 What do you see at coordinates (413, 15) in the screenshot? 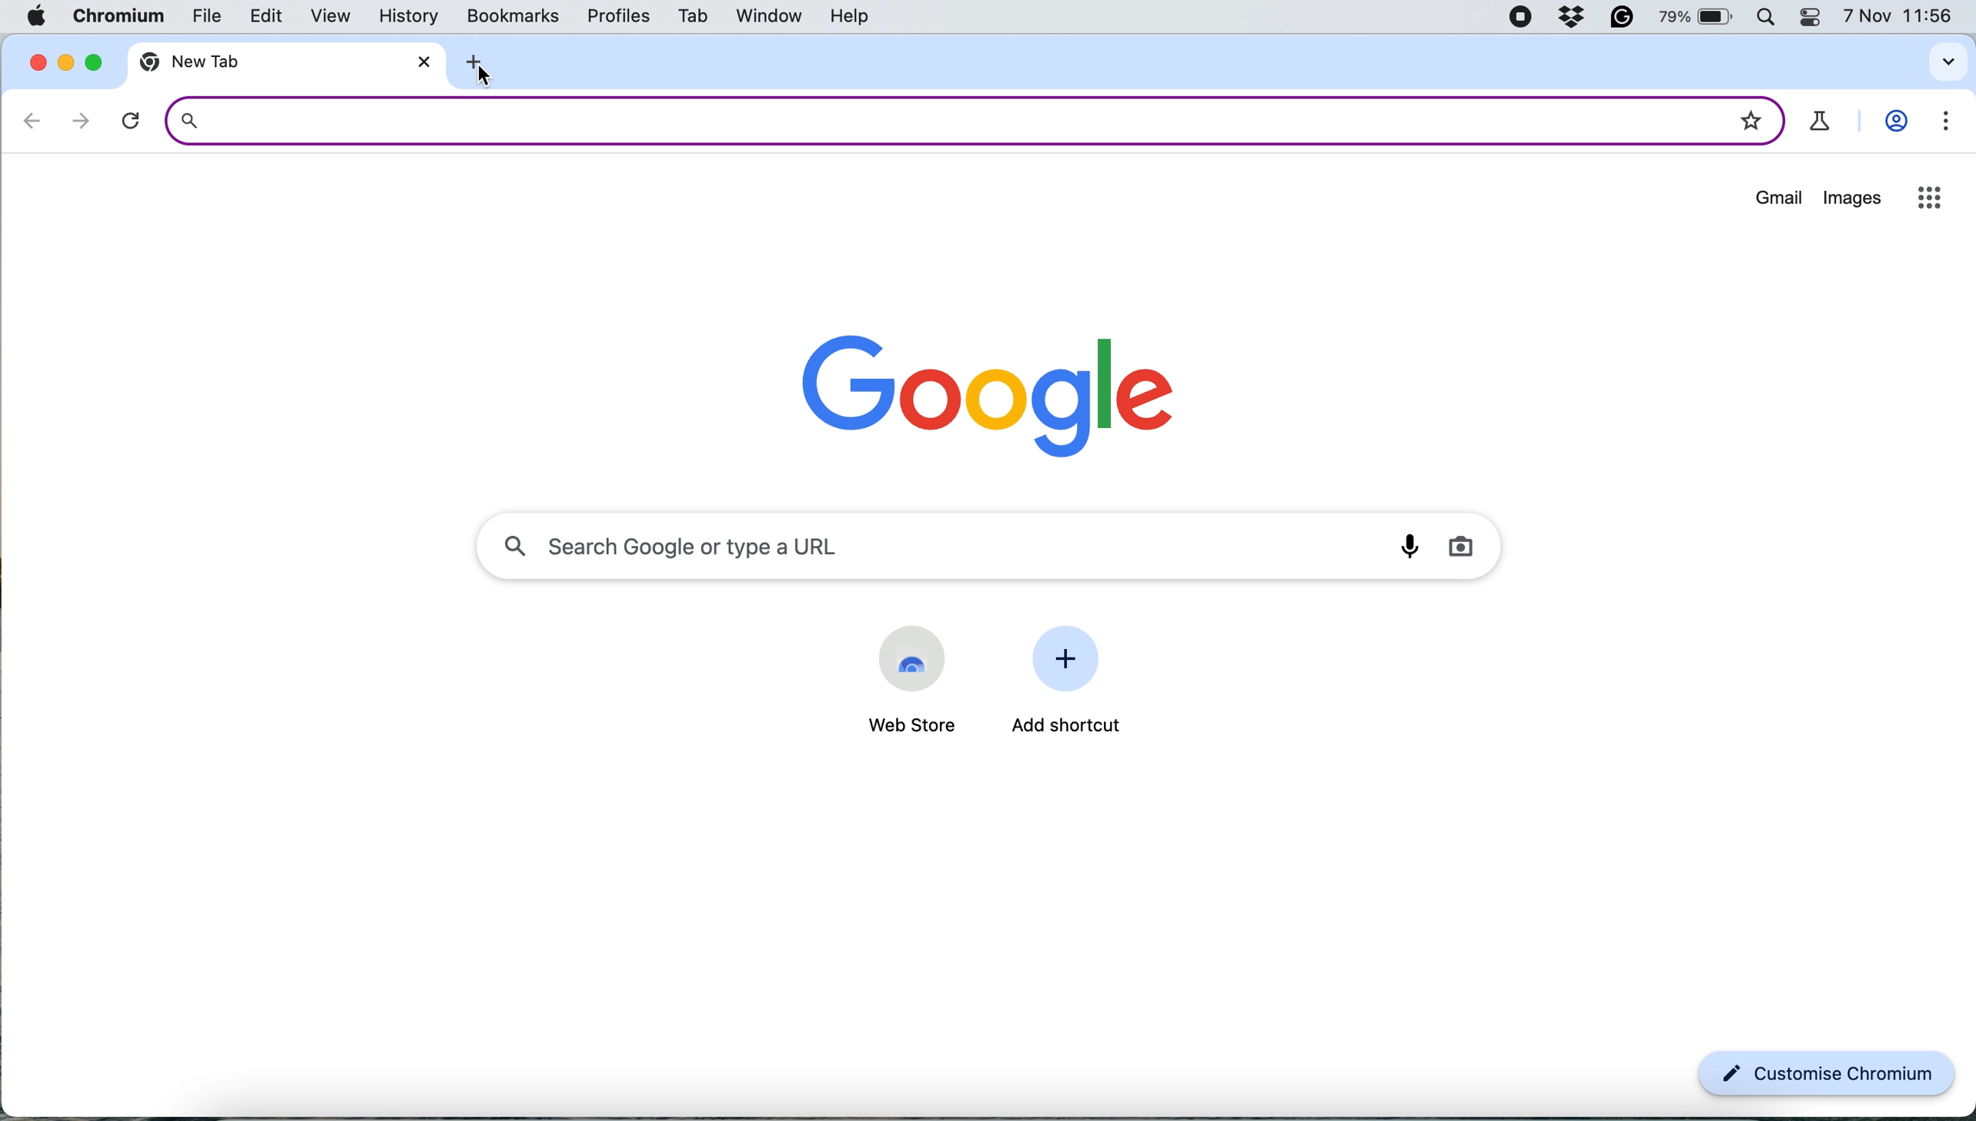
I see `history` at bounding box center [413, 15].